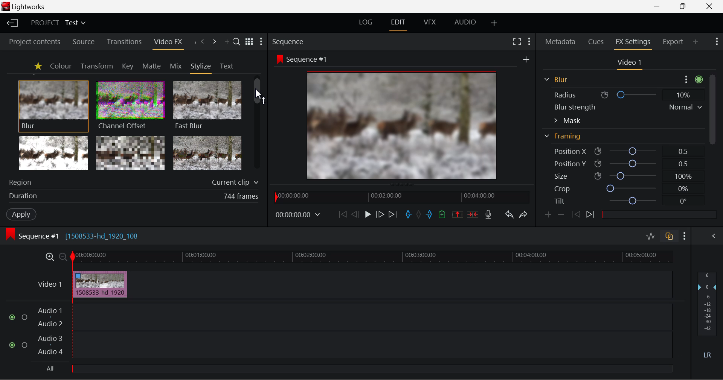 Image resolution: width=723 pixels, height=380 pixels. I want to click on Add keyframe, so click(548, 215).